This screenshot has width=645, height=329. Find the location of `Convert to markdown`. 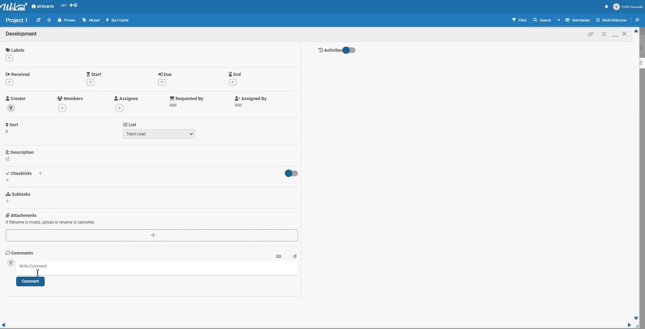

Convert to markdown is located at coordinates (278, 256).